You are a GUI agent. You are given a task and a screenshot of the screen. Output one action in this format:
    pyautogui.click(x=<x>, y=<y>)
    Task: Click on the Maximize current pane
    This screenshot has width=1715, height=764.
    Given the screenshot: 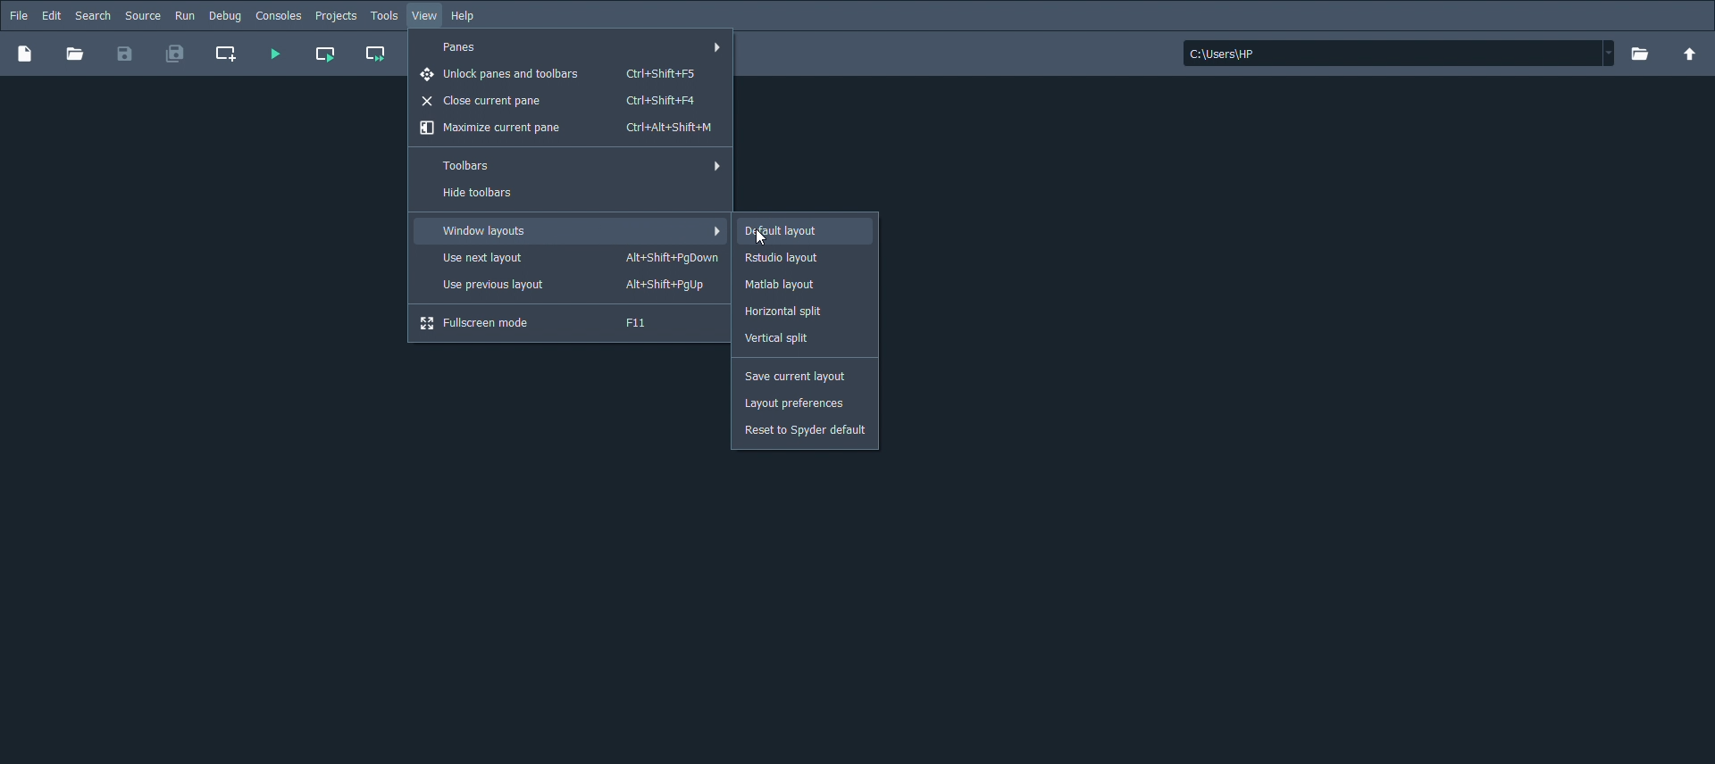 What is the action you would take?
    pyautogui.click(x=567, y=129)
    